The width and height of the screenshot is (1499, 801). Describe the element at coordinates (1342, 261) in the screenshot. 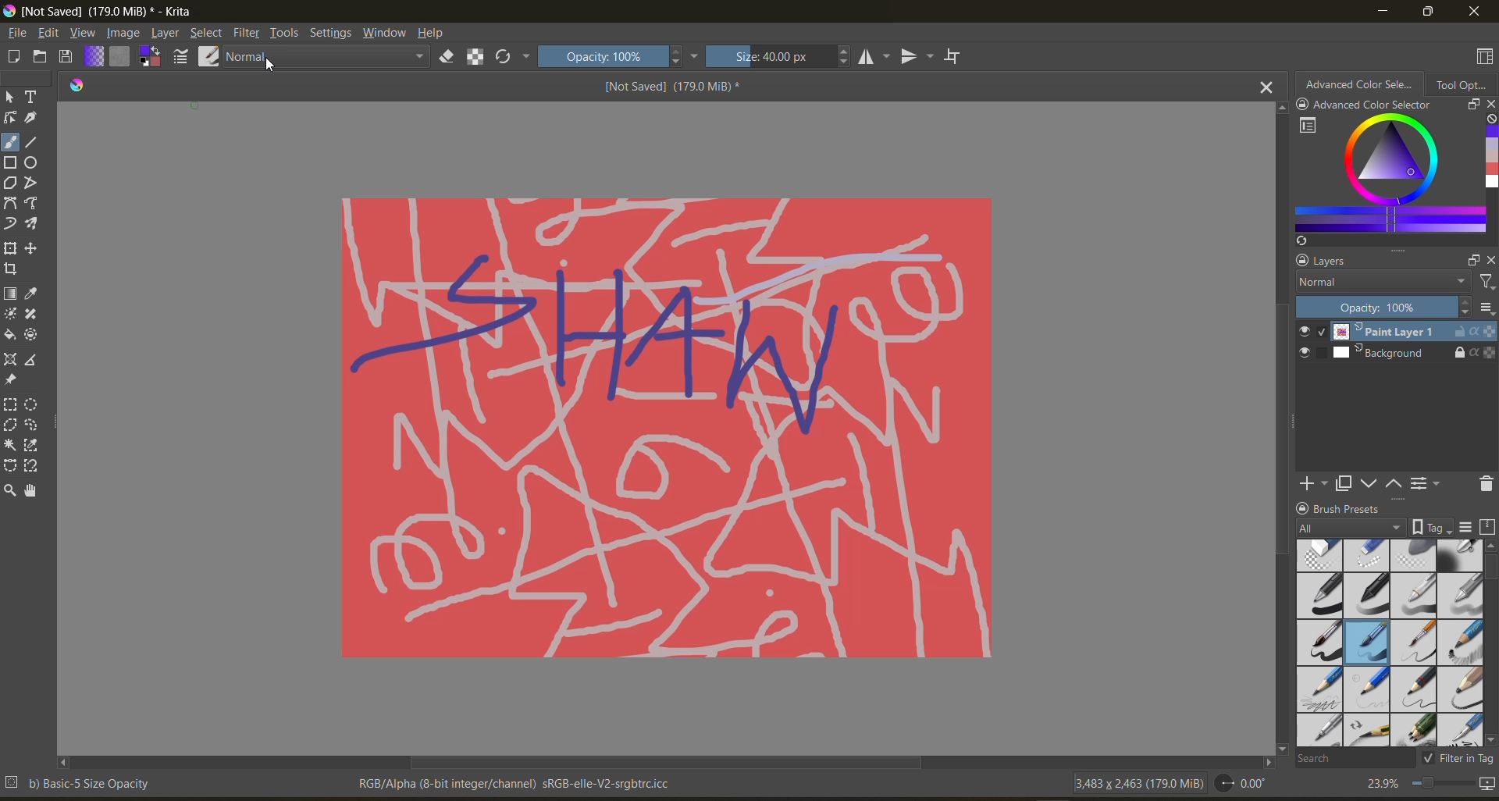

I see `layers` at that location.